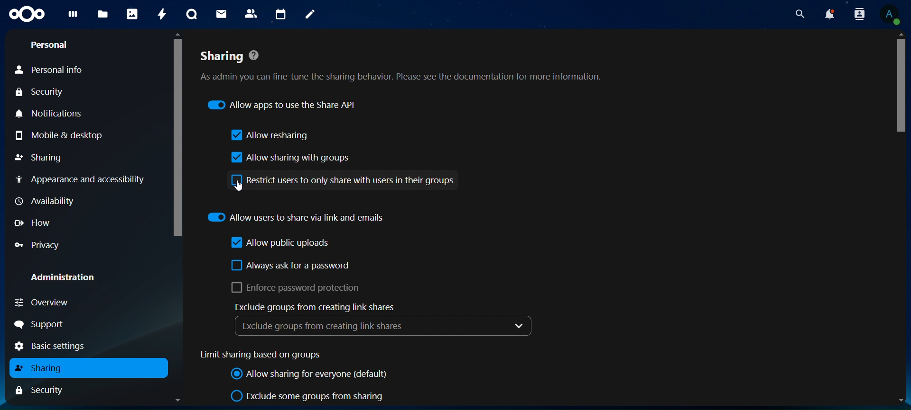 This screenshot has height=410, width=911. I want to click on allow users to share via link and emails, so click(296, 217).